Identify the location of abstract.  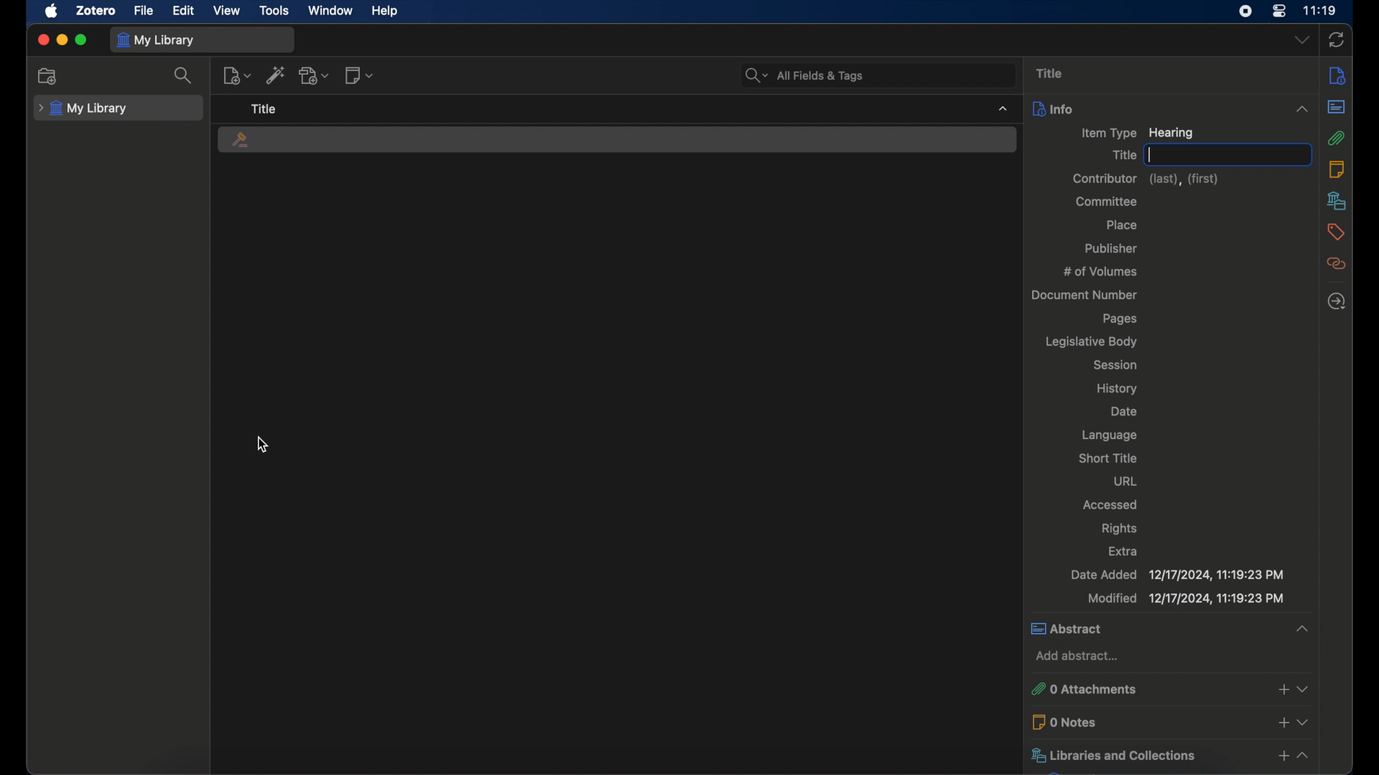
(1171, 629).